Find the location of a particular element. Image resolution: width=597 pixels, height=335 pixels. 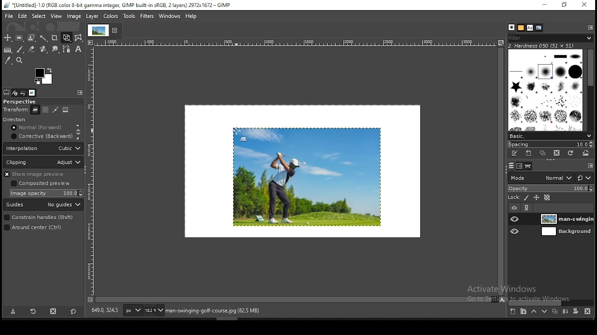

opacity is located at coordinates (551, 189).